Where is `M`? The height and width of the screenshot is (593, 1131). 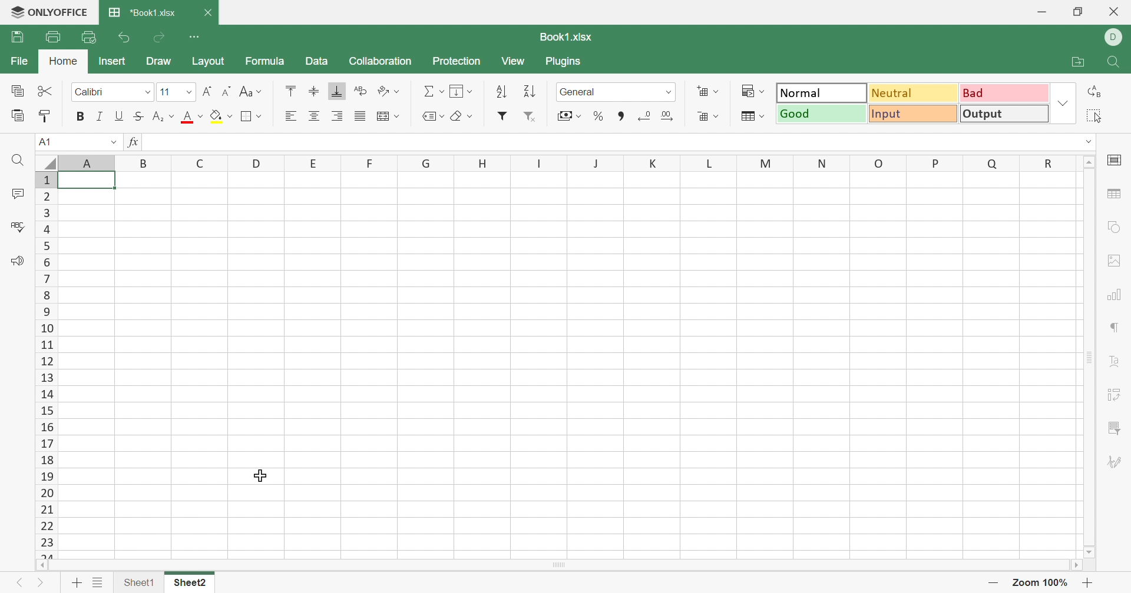 M is located at coordinates (768, 164).